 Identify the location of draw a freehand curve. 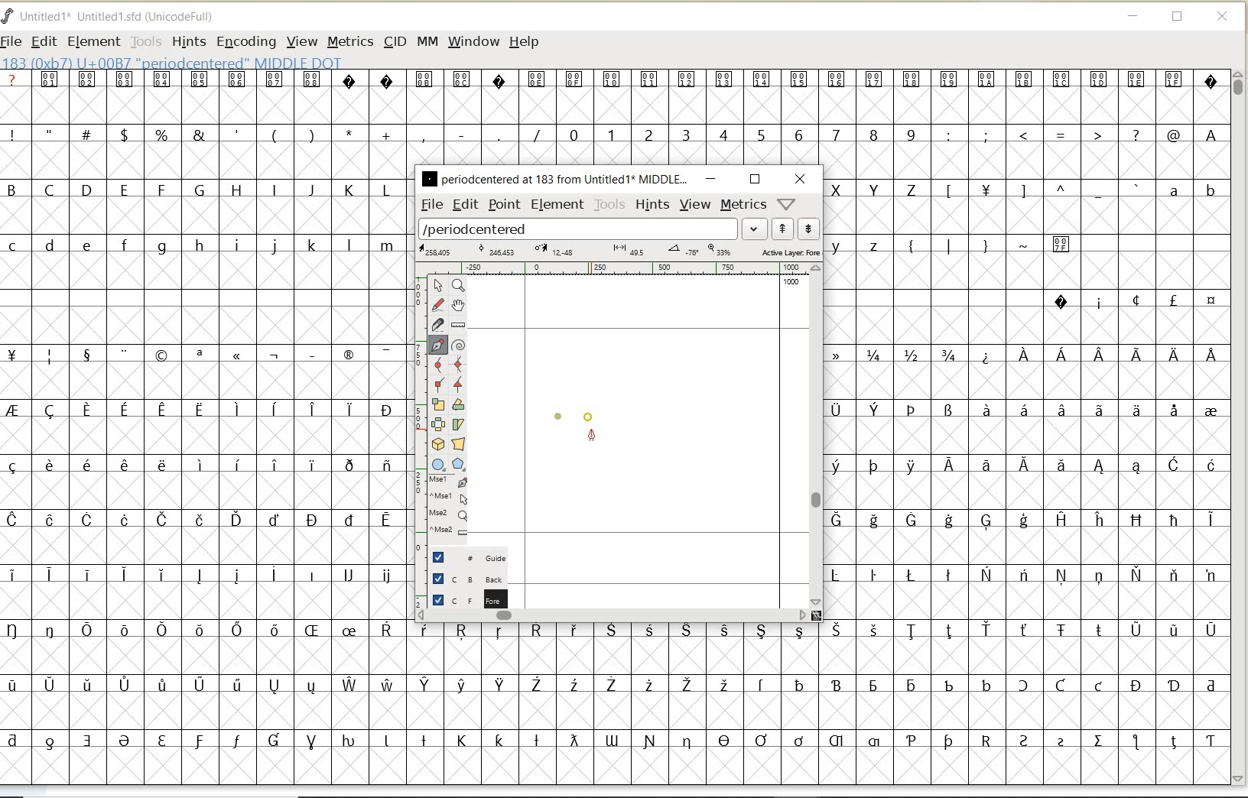
(437, 303).